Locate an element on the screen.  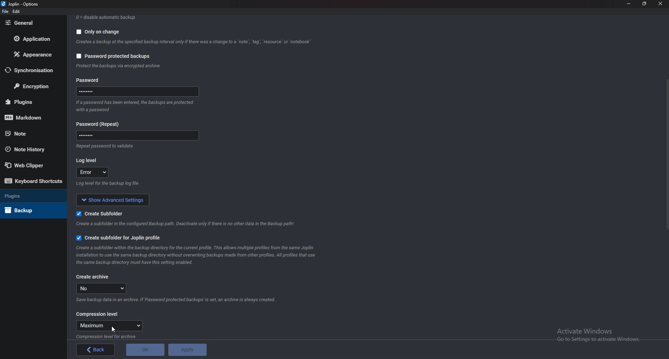
info is located at coordinates (110, 336).